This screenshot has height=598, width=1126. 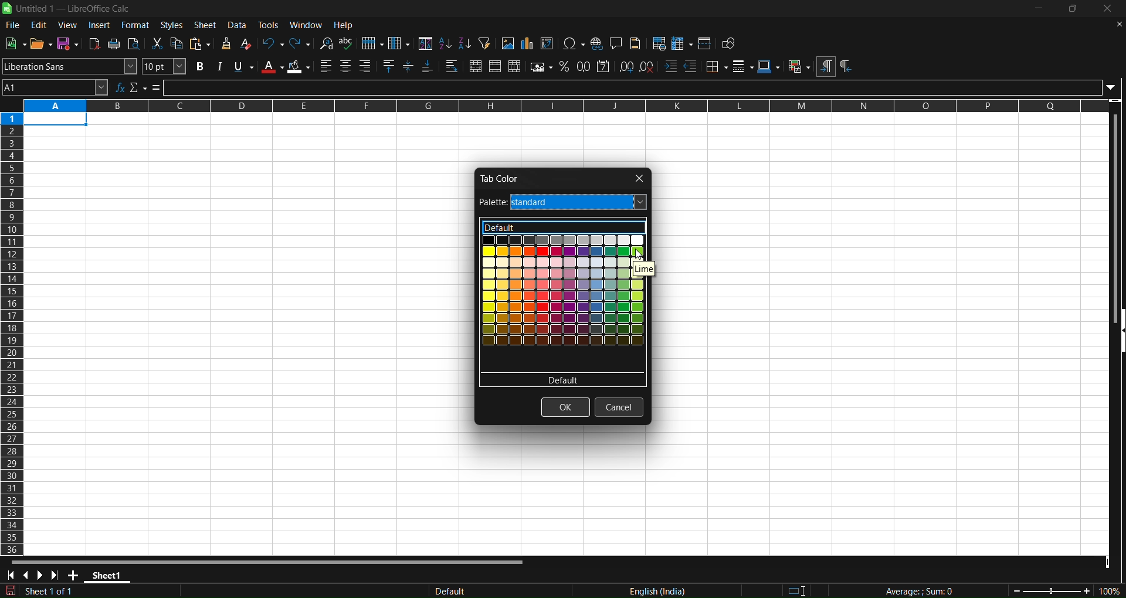 I want to click on split window, so click(x=706, y=43).